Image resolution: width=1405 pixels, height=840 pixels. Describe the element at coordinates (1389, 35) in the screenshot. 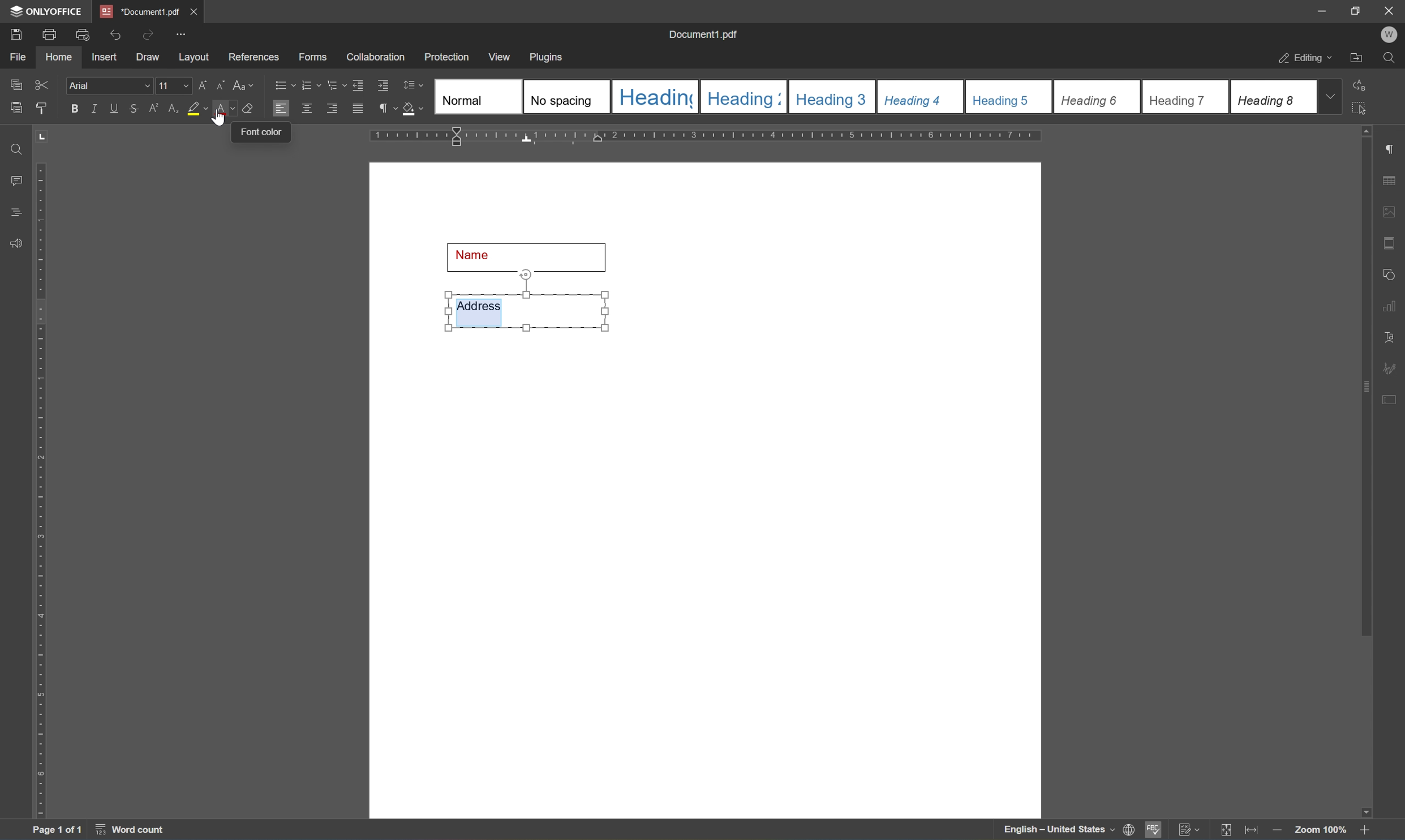

I see `welcome` at that location.